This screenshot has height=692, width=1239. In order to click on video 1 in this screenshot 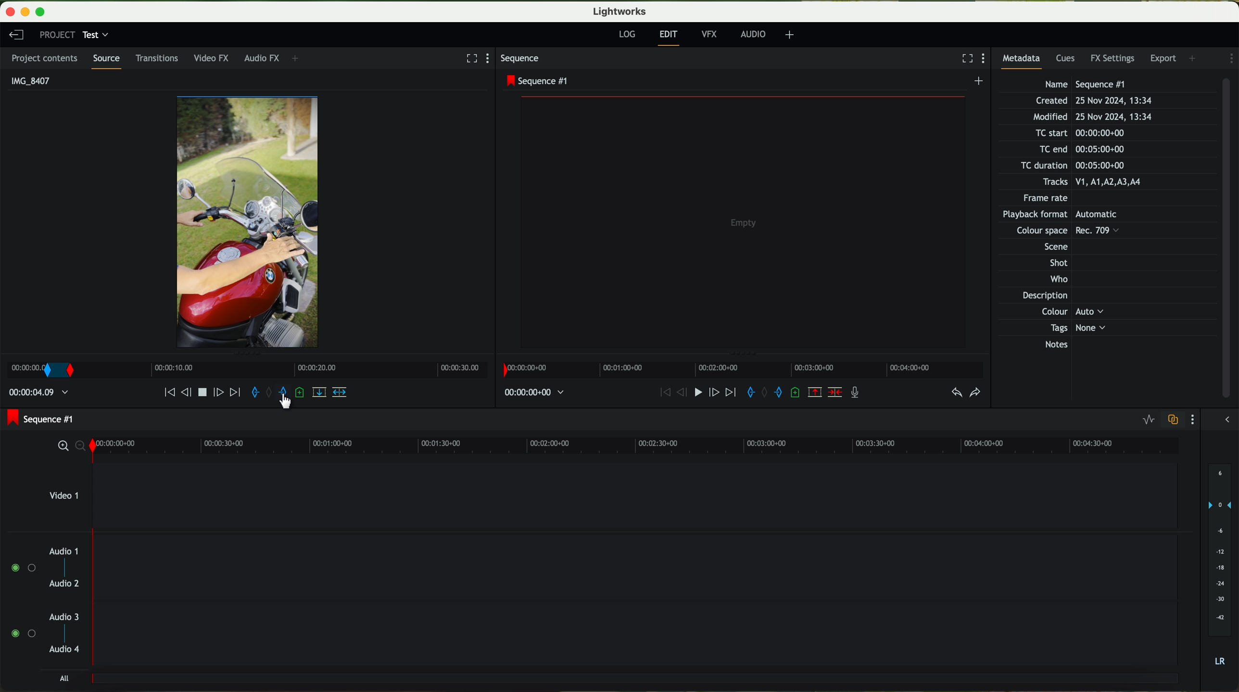, I will do `click(595, 495)`.